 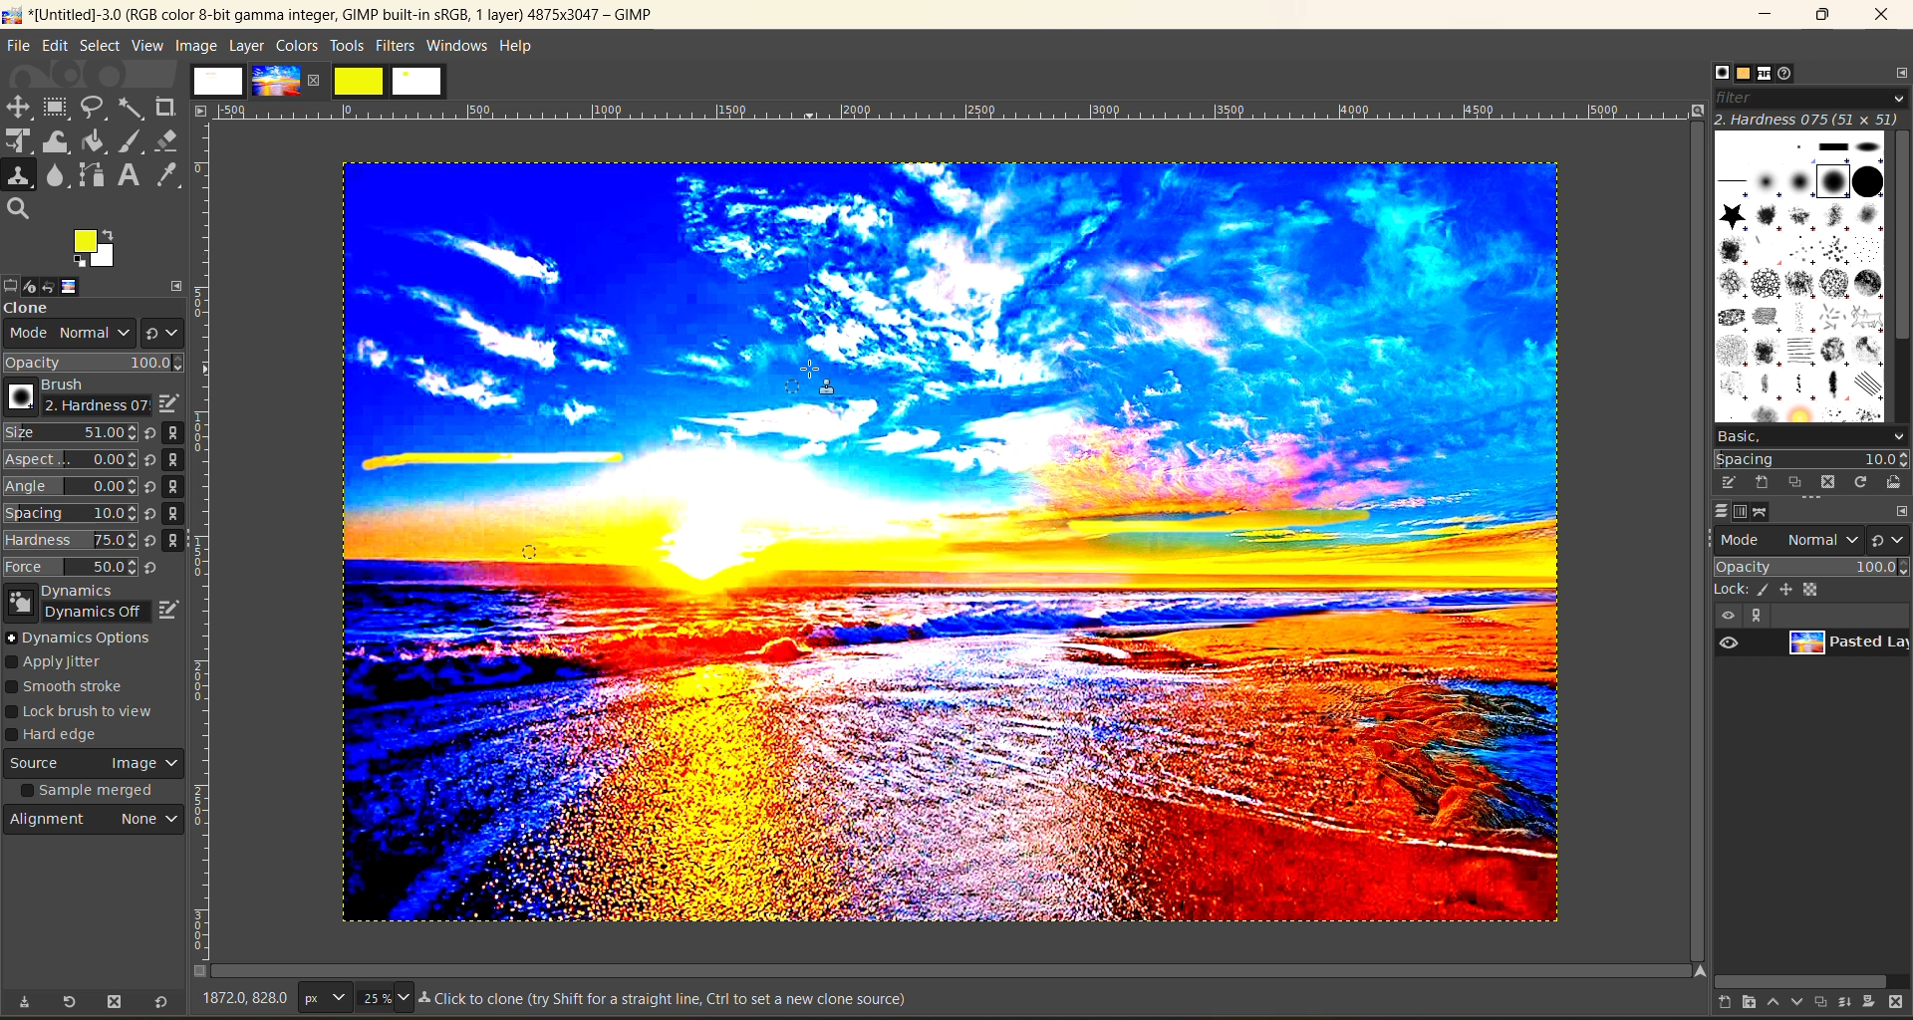 What do you see at coordinates (91, 793) in the screenshot?
I see `sample merged` at bounding box center [91, 793].